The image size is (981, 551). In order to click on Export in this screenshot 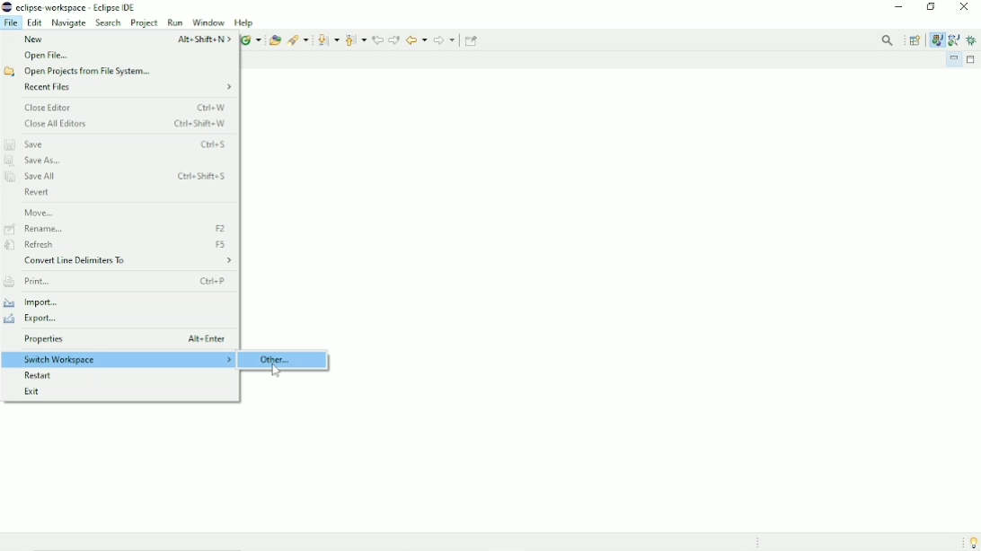, I will do `click(36, 319)`.